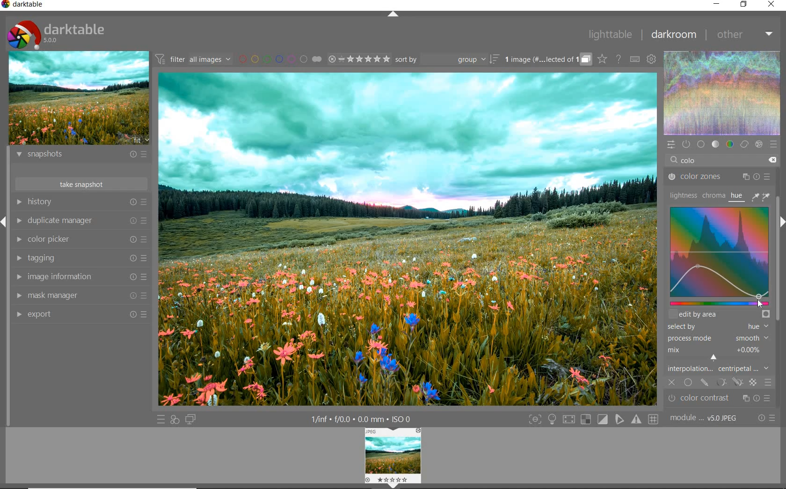  What do you see at coordinates (79, 99) in the screenshot?
I see `image preview` at bounding box center [79, 99].